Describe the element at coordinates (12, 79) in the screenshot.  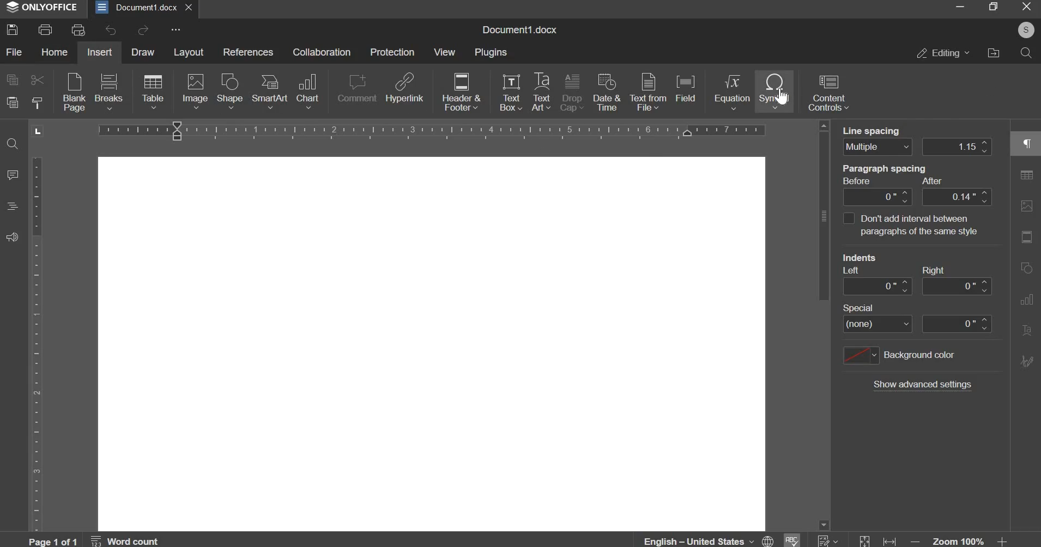
I see `copy` at that location.